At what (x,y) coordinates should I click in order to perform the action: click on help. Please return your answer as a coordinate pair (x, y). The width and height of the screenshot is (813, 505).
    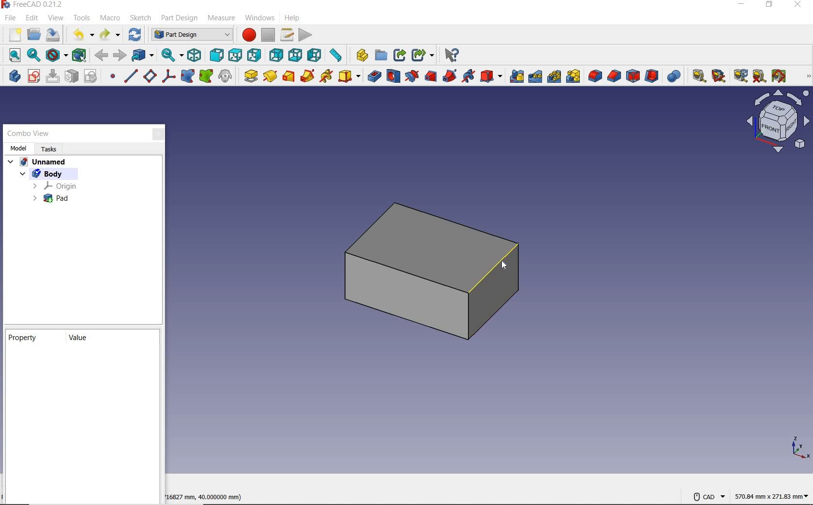
    Looking at the image, I should click on (291, 18).